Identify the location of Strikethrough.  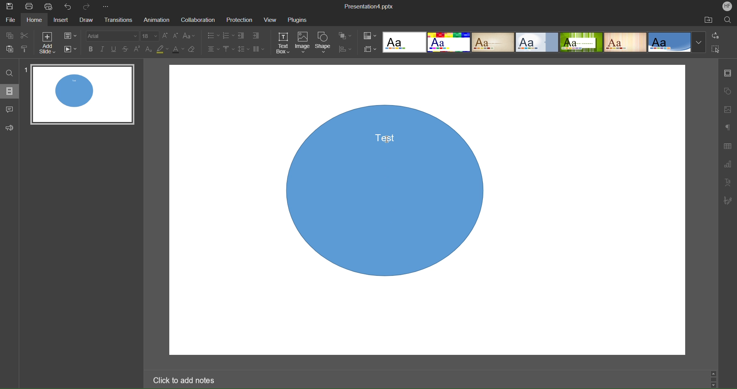
(126, 50).